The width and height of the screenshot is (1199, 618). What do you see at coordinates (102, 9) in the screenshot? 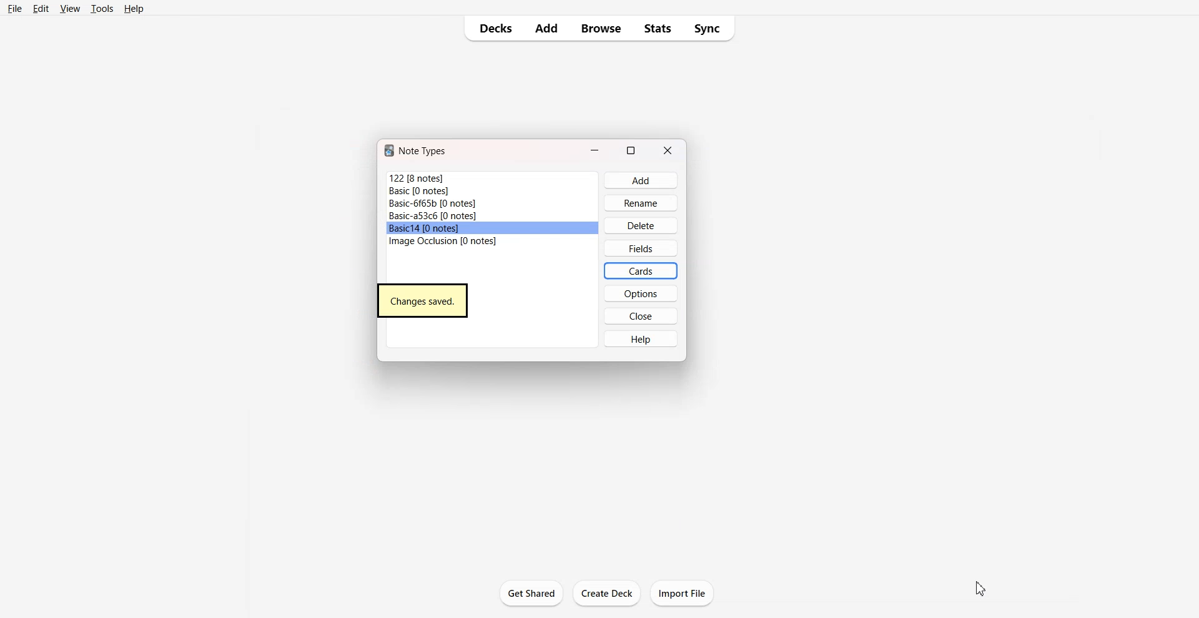
I see `Tools` at bounding box center [102, 9].